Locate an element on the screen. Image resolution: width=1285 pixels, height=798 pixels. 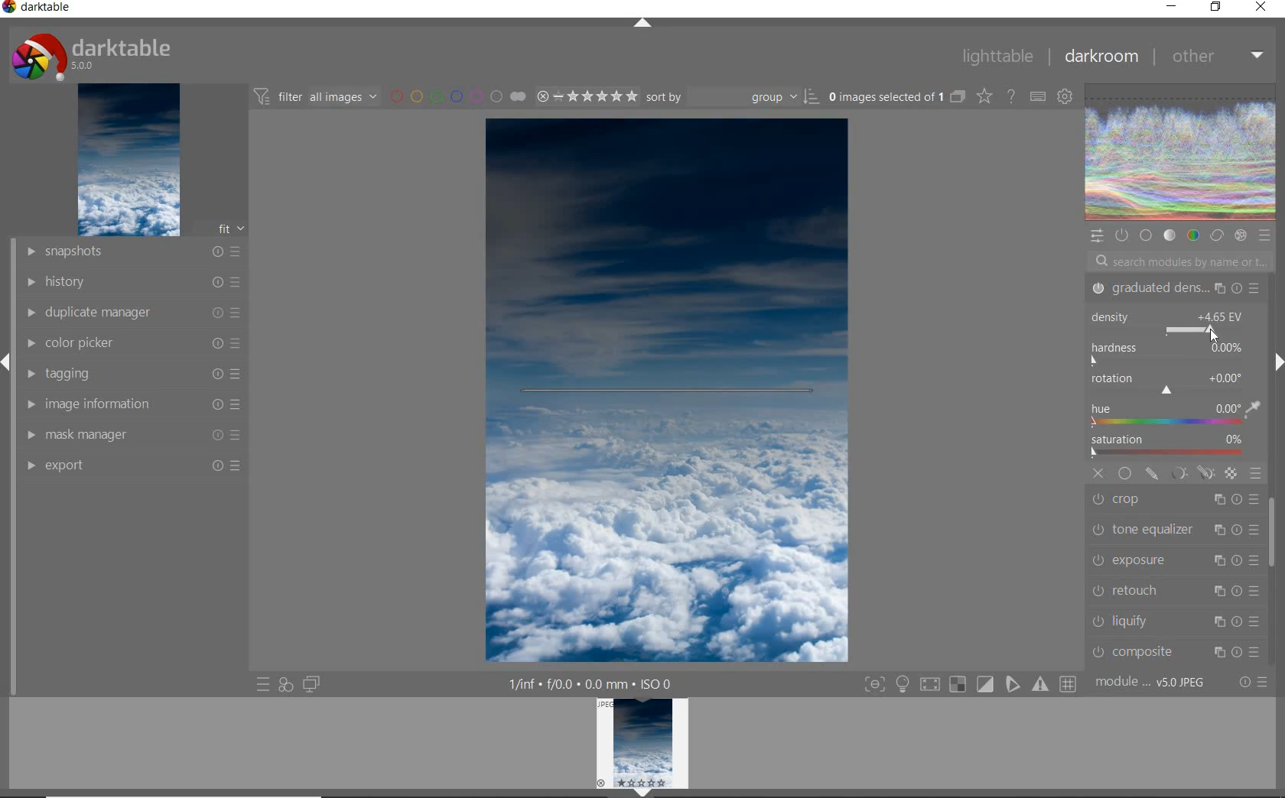
retouch is located at coordinates (1174, 590).